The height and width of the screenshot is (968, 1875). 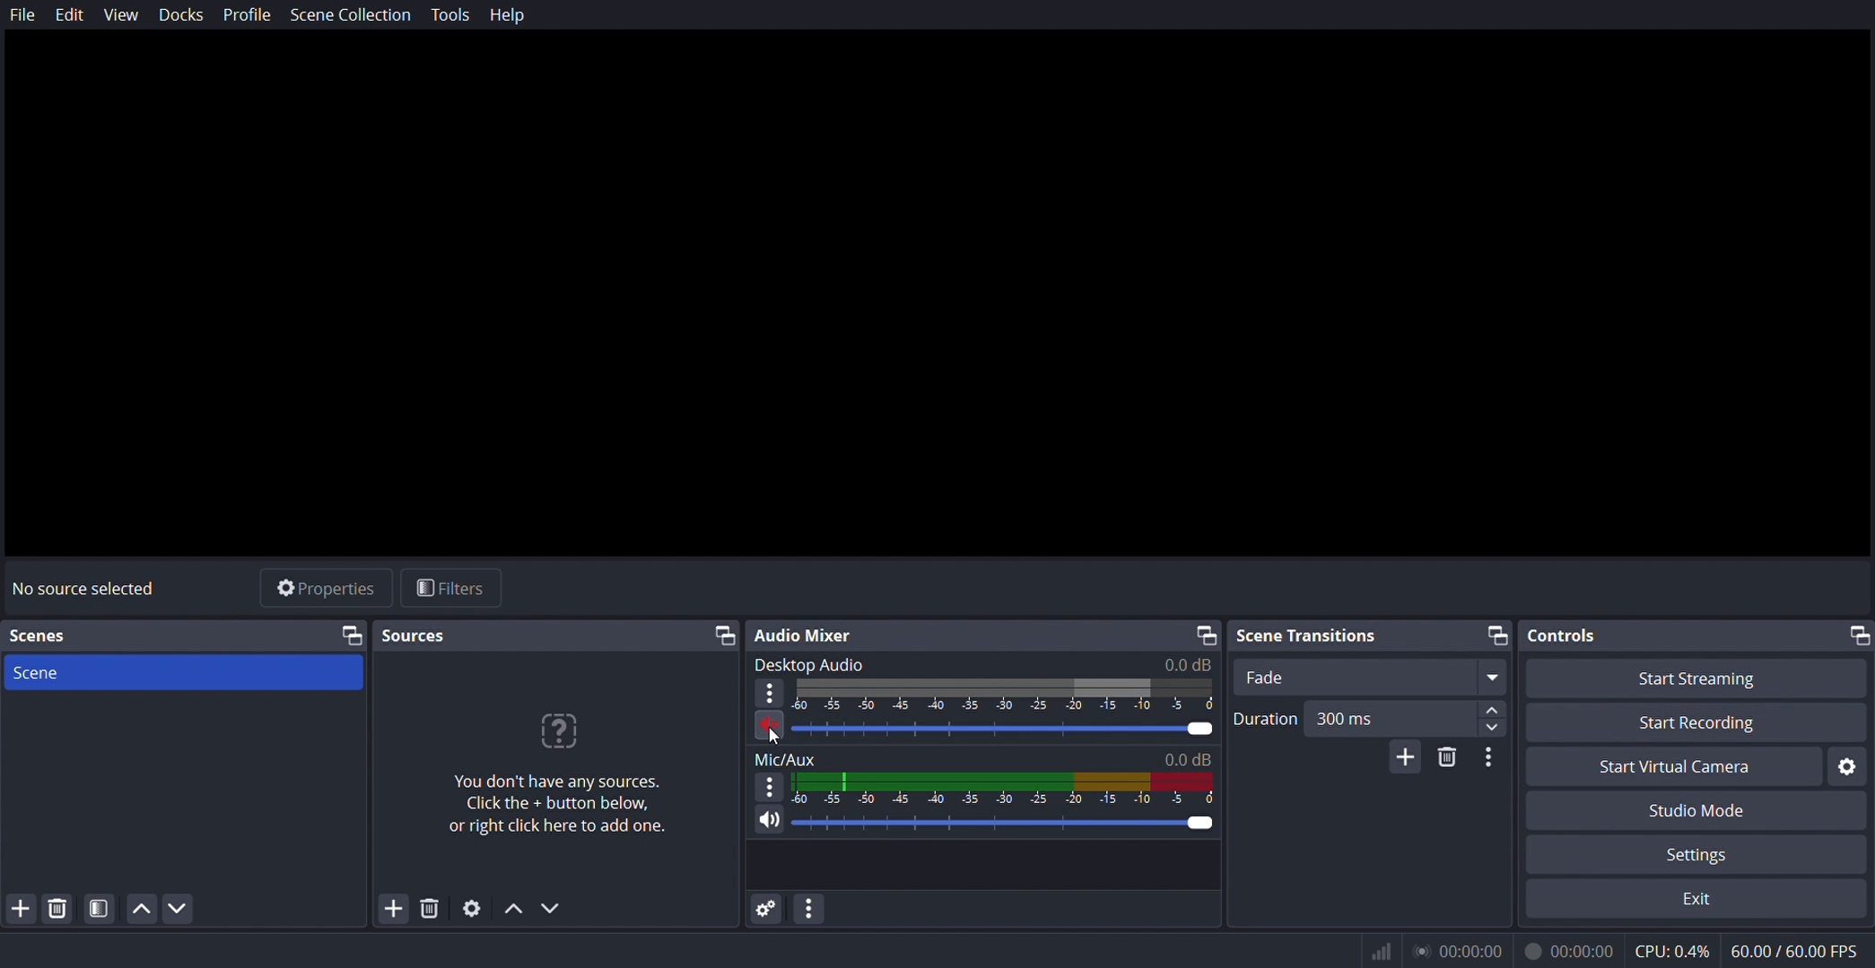 What do you see at coordinates (58, 910) in the screenshot?
I see `delete scene` at bounding box center [58, 910].